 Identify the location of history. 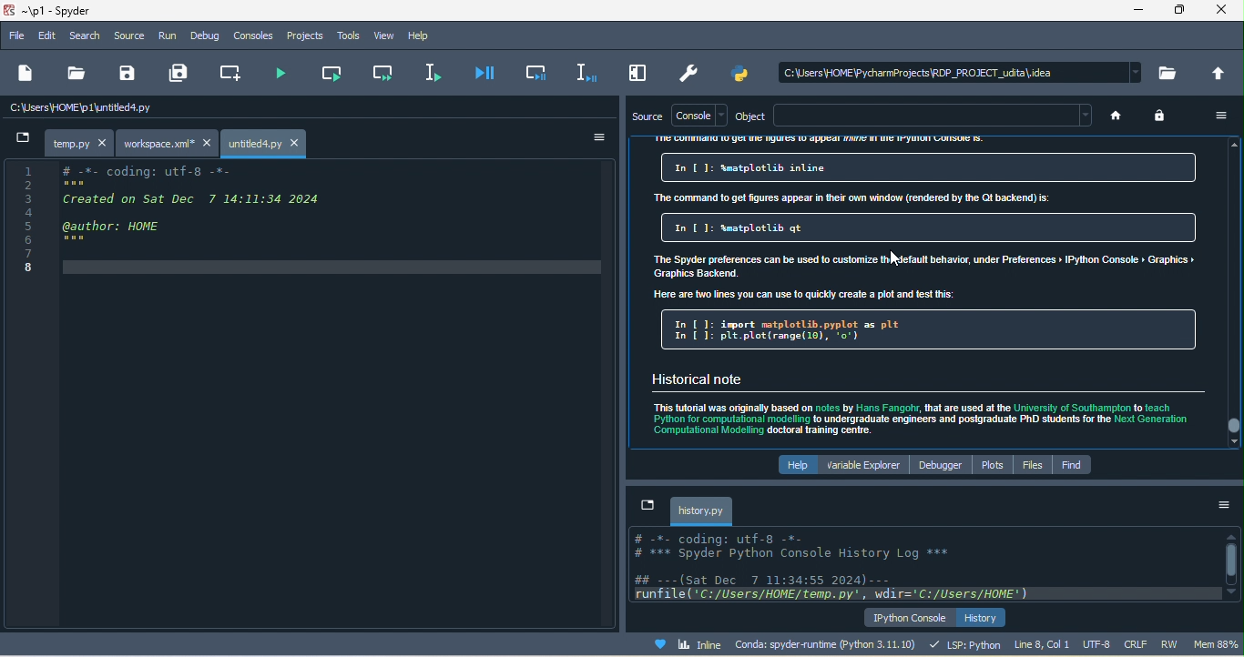
(693, 510).